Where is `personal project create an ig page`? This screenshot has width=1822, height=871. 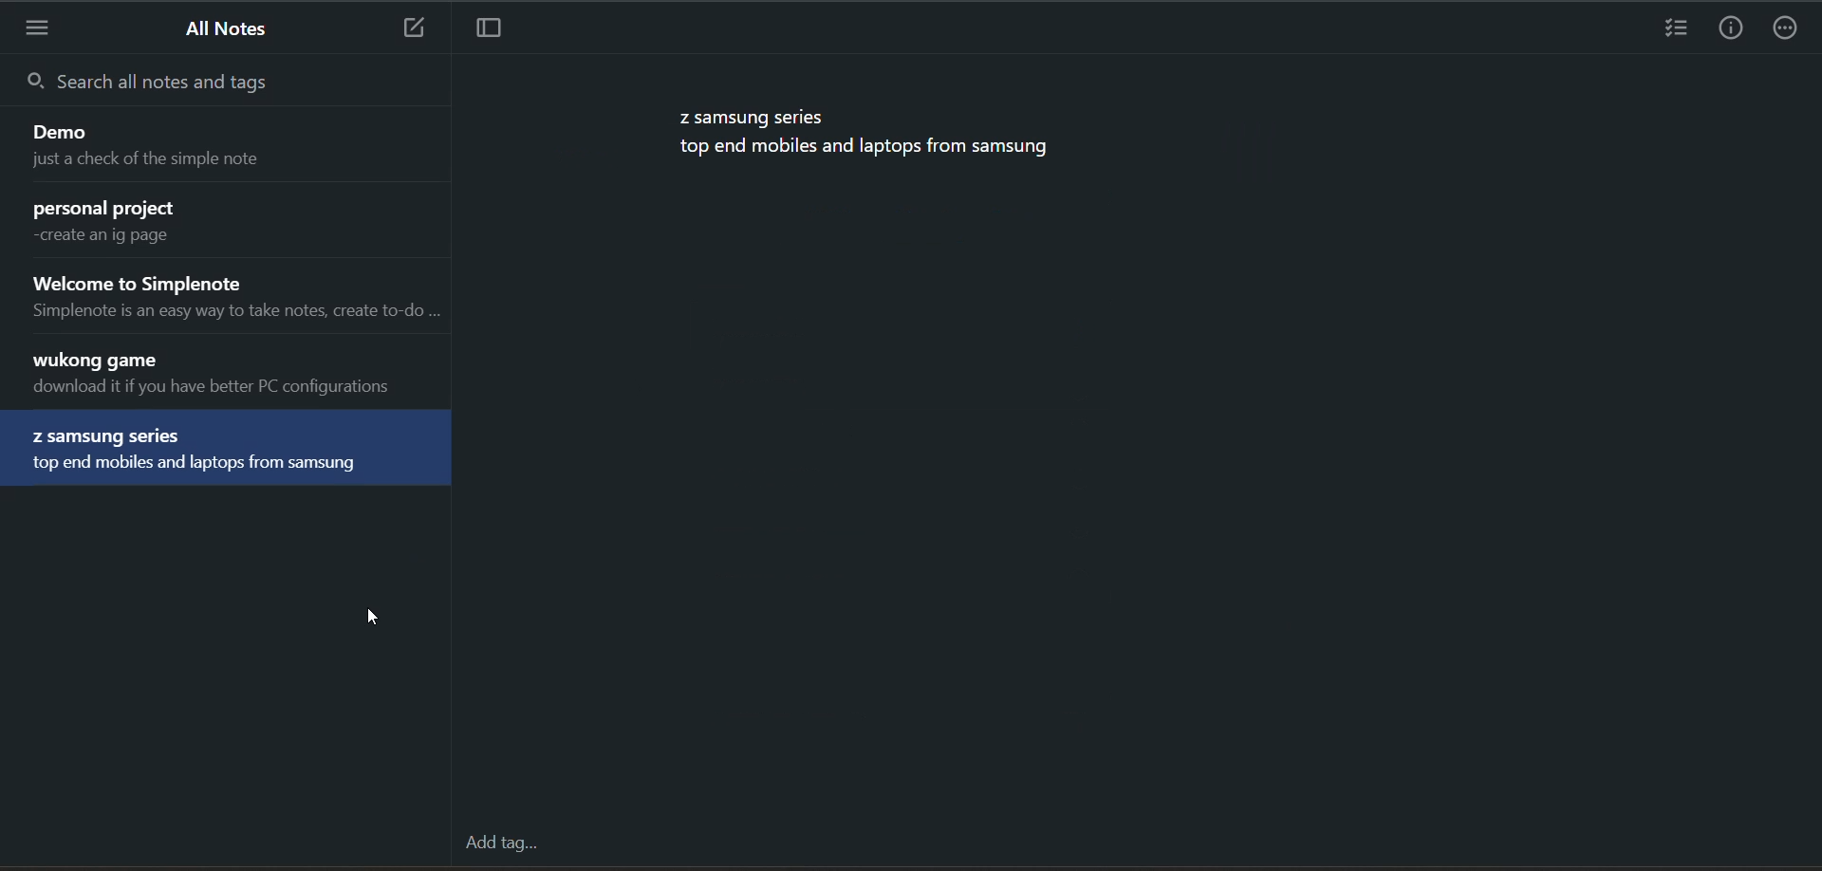
personal project create an ig page is located at coordinates (230, 224).